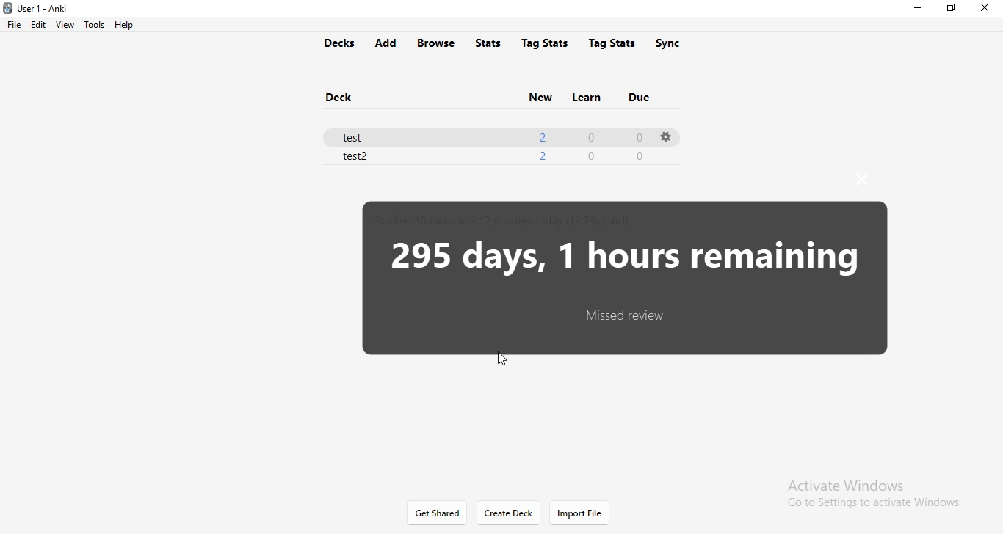 Image resolution: width=1003 pixels, height=534 pixels. Describe the element at coordinates (541, 135) in the screenshot. I see `2` at that location.